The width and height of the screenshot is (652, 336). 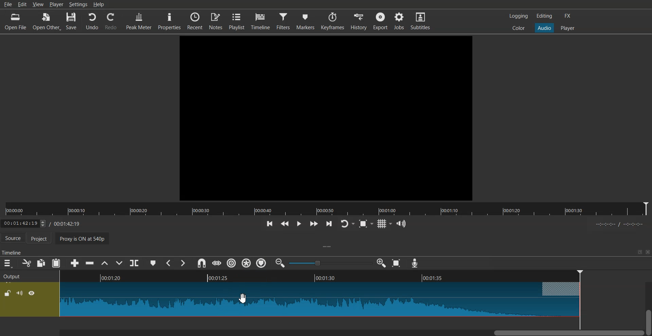 What do you see at coordinates (307, 20) in the screenshot?
I see `Markers` at bounding box center [307, 20].